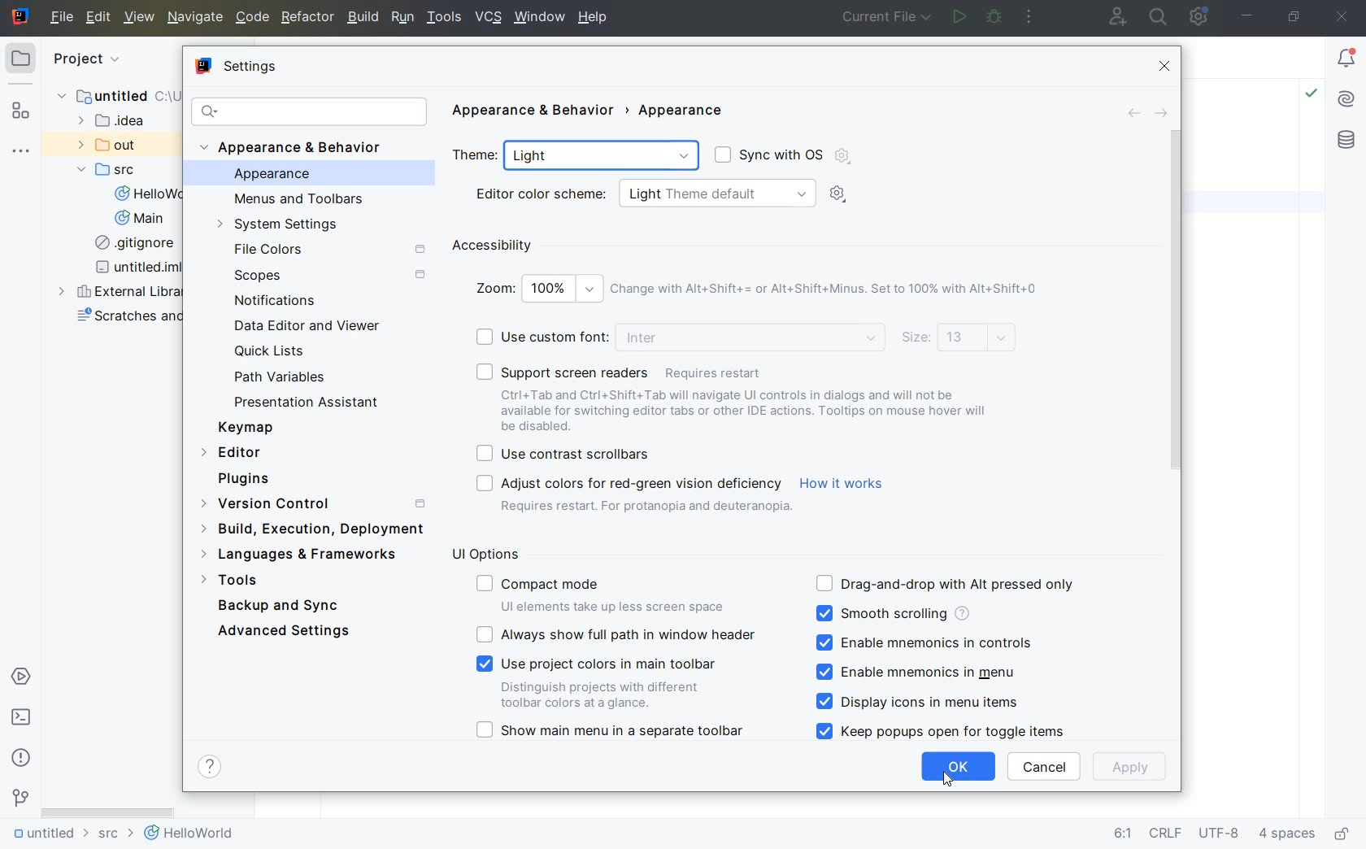  Describe the element at coordinates (1289, 836) in the screenshot. I see `4spaces(indent)` at that location.